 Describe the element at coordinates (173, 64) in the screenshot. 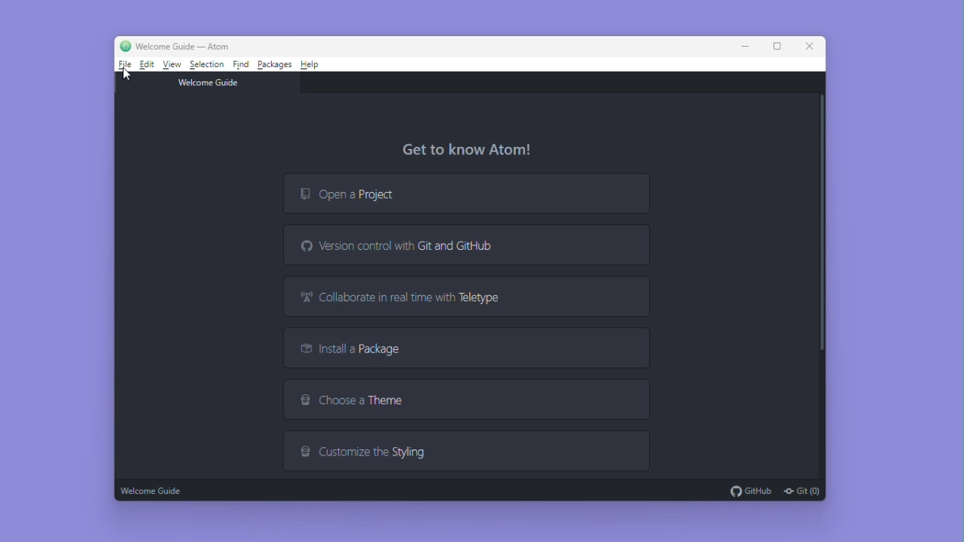

I see `View` at that location.